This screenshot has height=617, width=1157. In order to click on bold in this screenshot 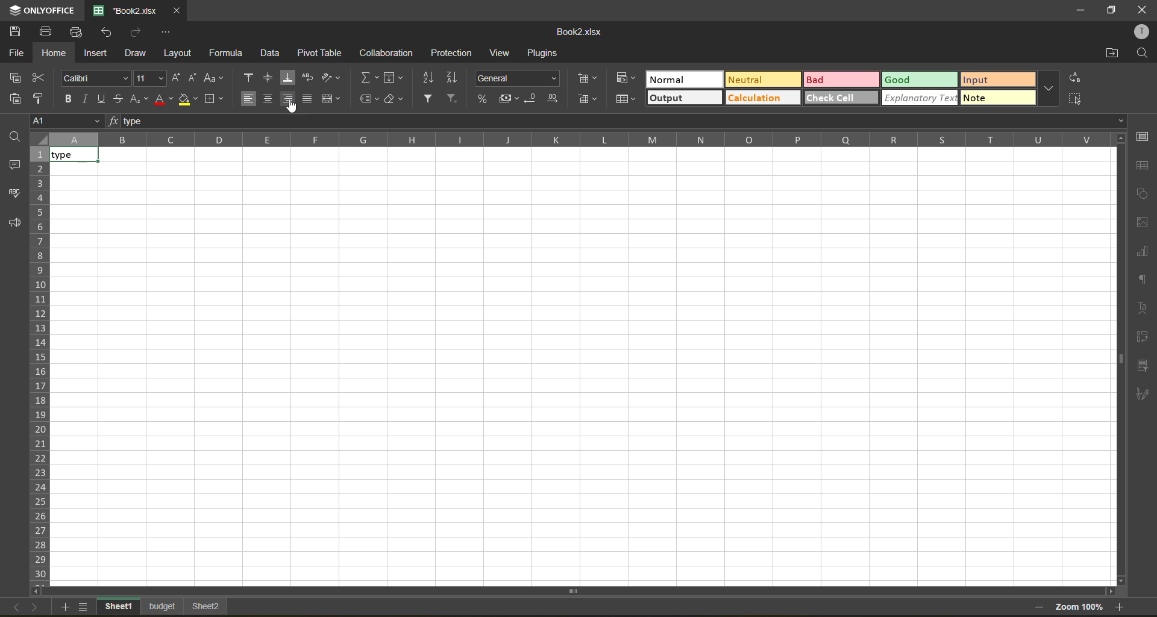, I will do `click(72, 98)`.